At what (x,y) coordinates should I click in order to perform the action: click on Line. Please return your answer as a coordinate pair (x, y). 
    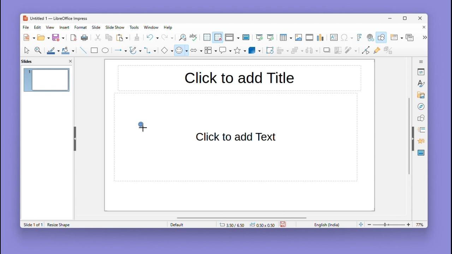
    Looking at the image, I should click on (83, 50).